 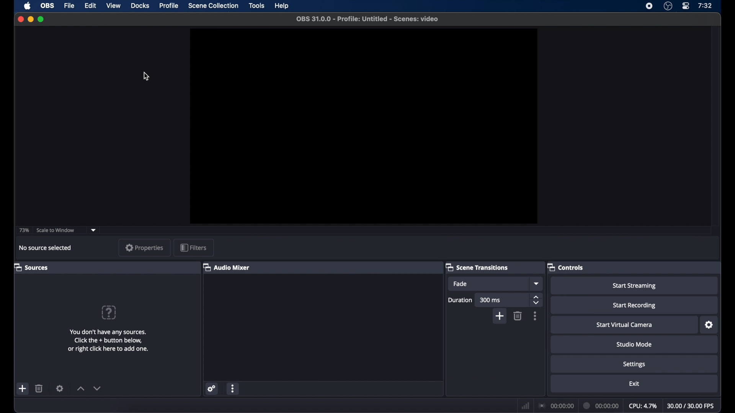 What do you see at coordinates (634, 345) in the screenshot?
I see `studio mode` at bounding box center [634, 345].